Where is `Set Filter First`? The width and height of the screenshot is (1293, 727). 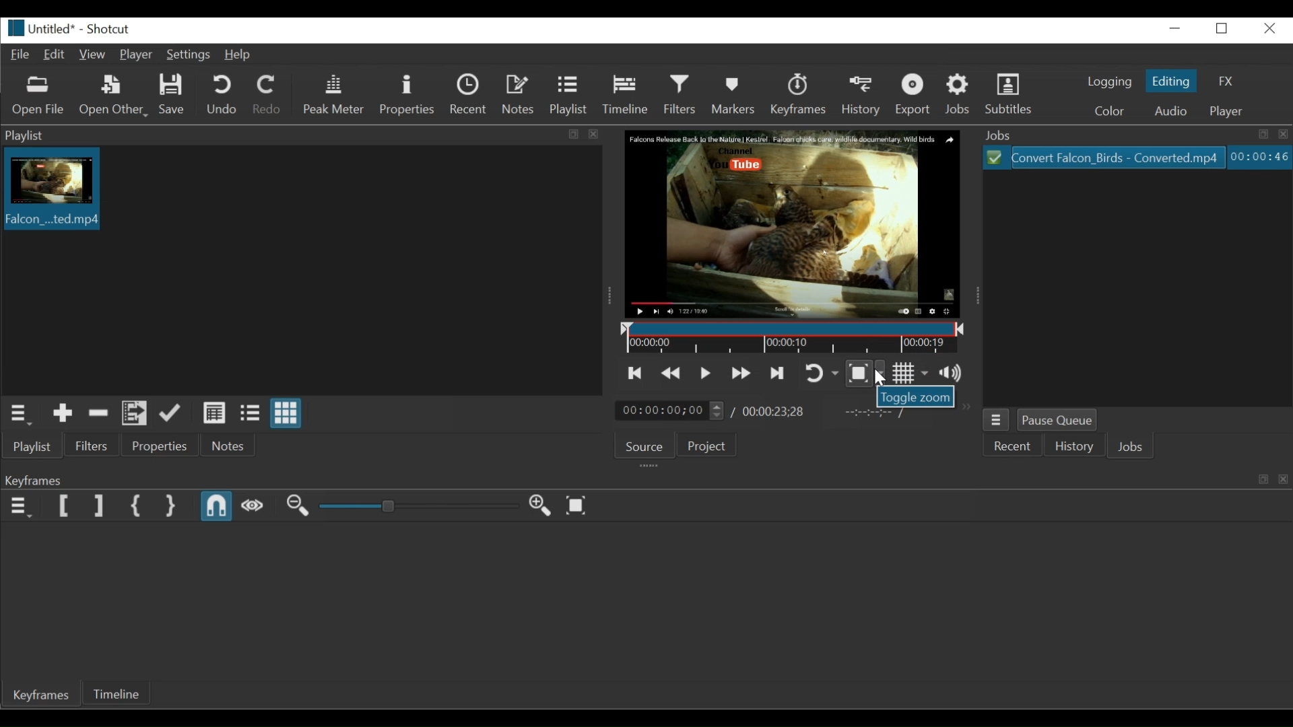
Set Filter First is located at coordinates (63, 506).